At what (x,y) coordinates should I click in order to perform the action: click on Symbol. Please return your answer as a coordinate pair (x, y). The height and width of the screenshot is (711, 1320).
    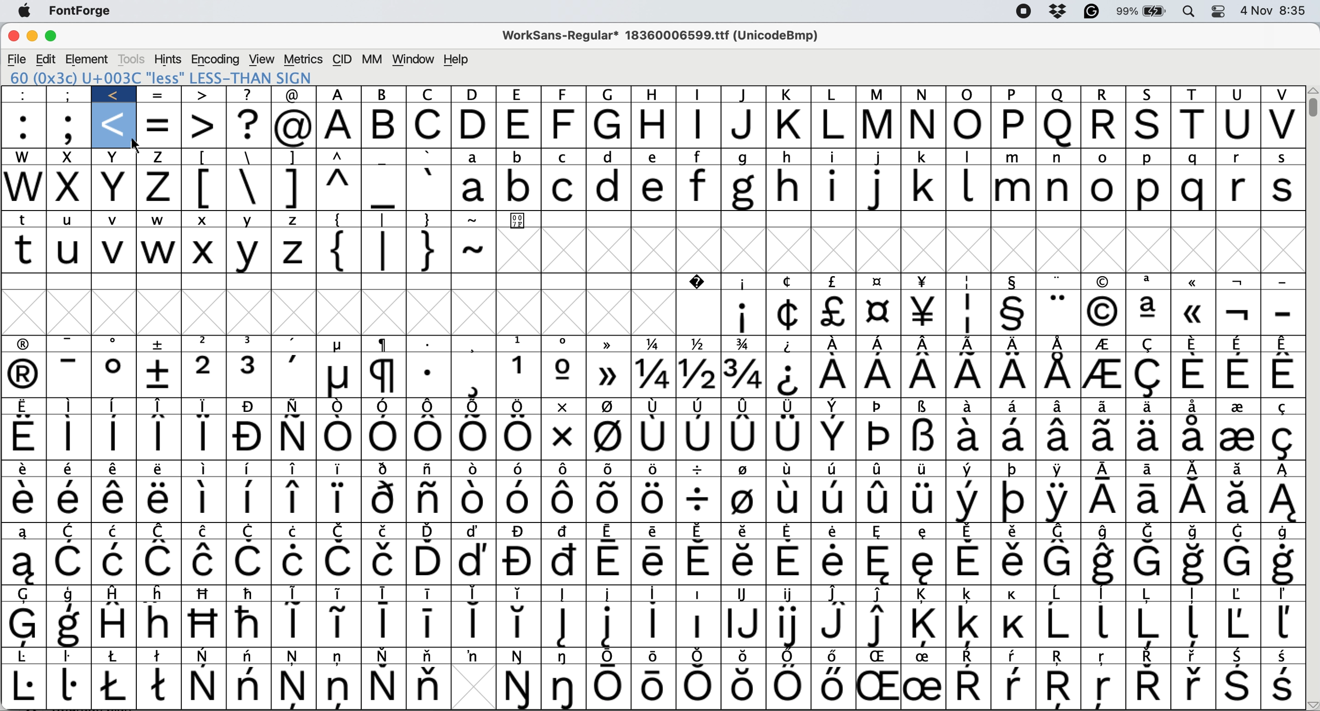
    Looking at the image, I should click on (923, 500).